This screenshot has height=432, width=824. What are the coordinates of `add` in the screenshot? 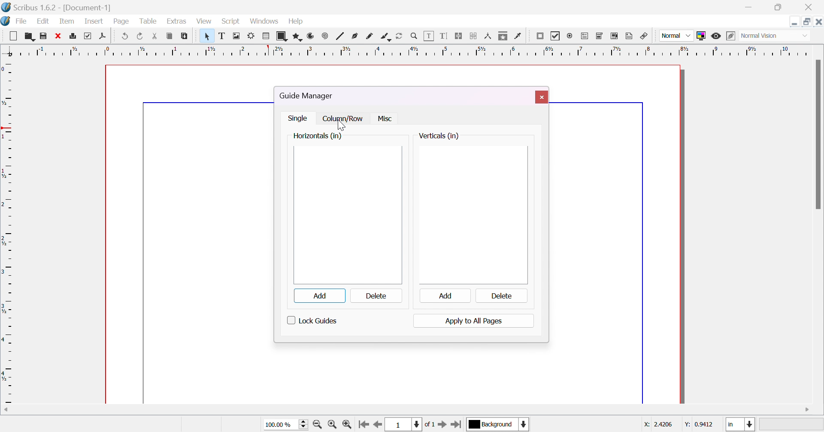 It's located at (449, 295).